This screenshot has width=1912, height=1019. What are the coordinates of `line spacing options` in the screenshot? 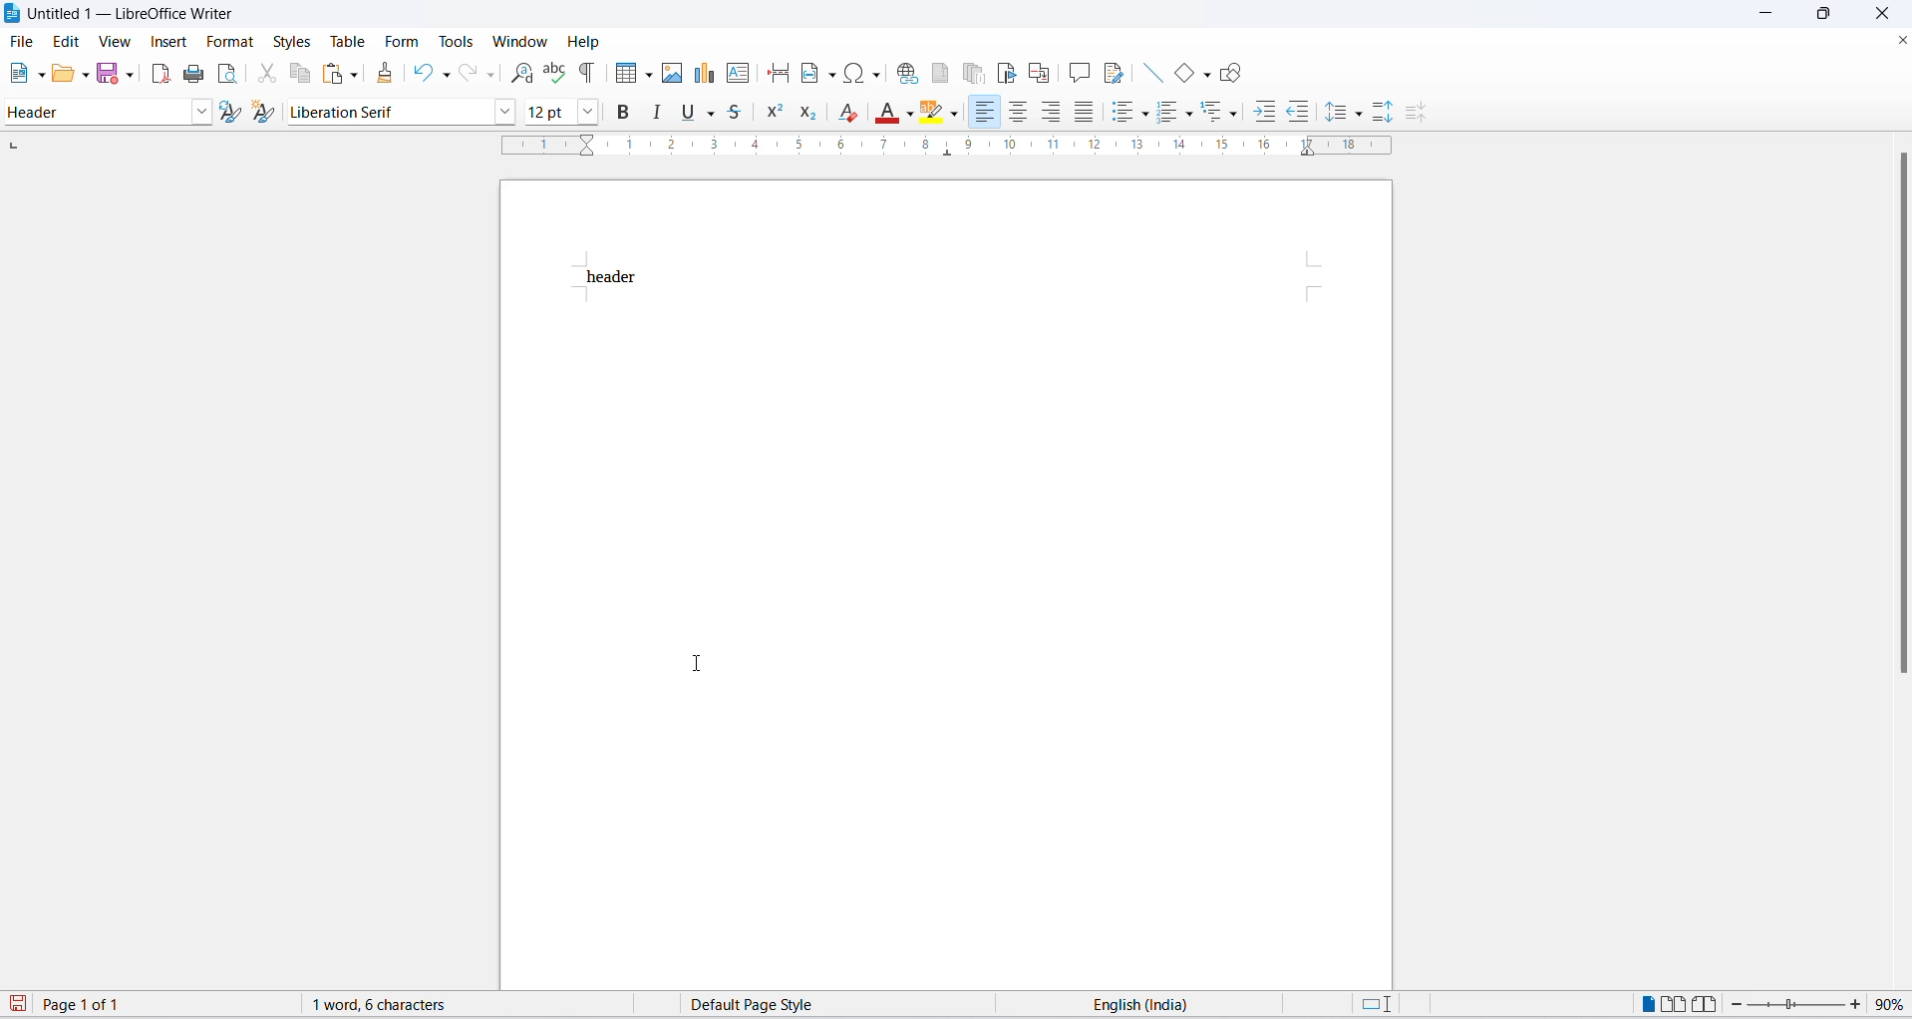 It's located at (1362, 118).